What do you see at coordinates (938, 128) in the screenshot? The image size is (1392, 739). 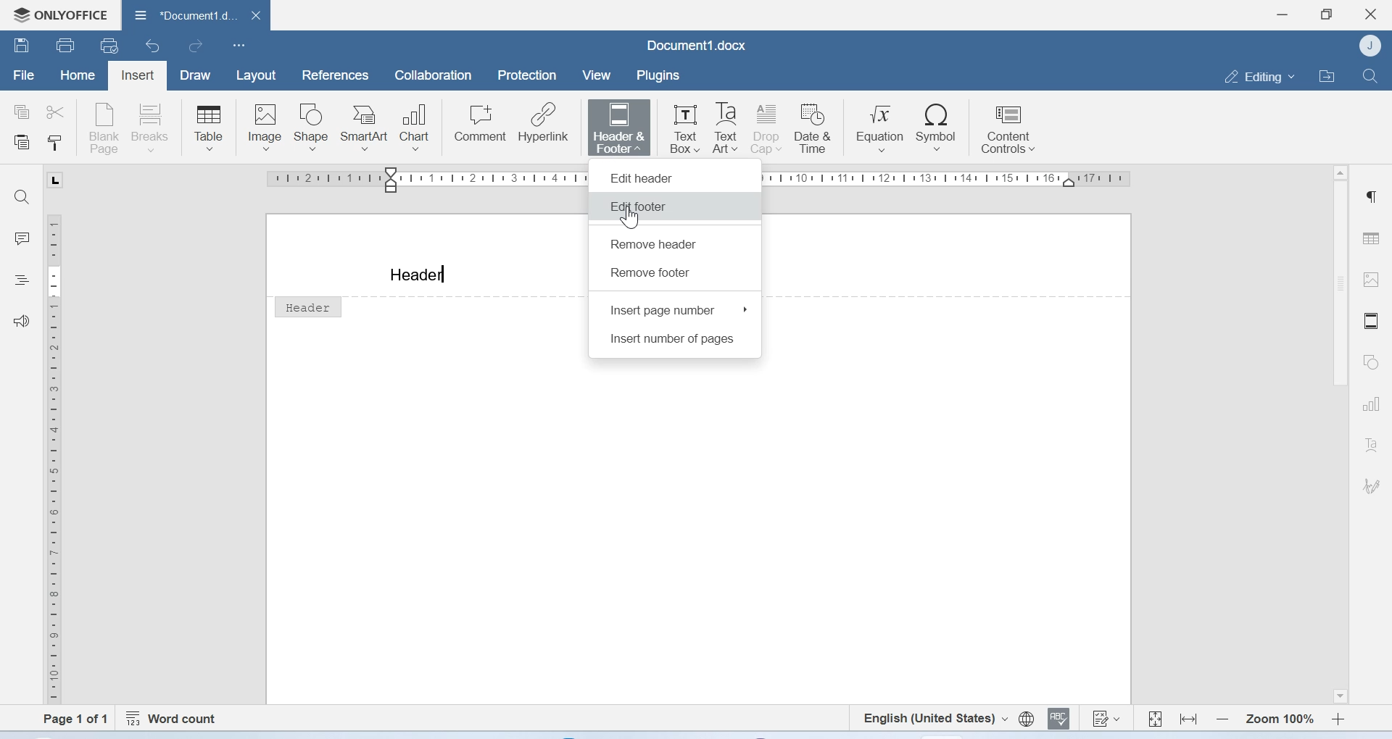 I see `Symbol` at bounding box center [938, 128].